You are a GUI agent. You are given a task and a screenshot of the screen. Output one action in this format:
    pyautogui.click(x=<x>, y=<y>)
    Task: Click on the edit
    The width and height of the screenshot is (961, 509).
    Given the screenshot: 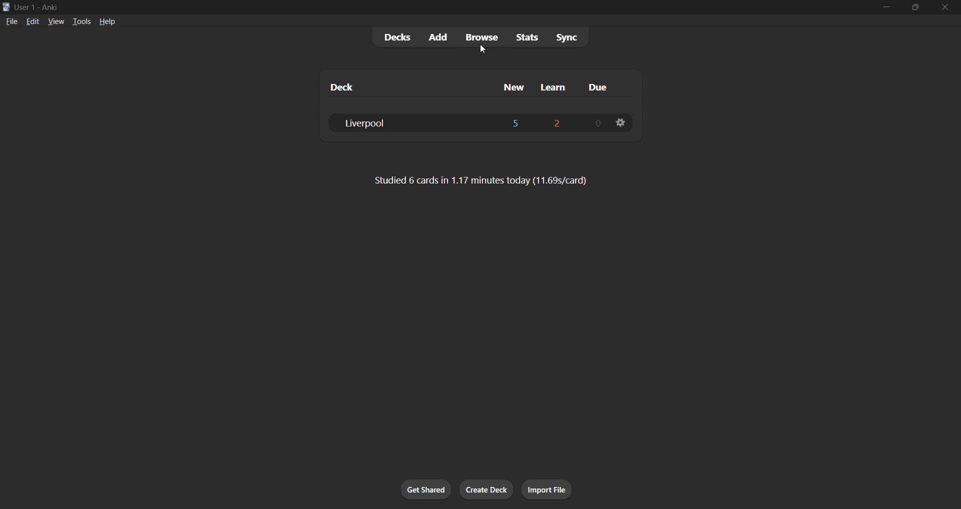 What is the action you would take?
    pyautogui.click(x=32, y=21)
    